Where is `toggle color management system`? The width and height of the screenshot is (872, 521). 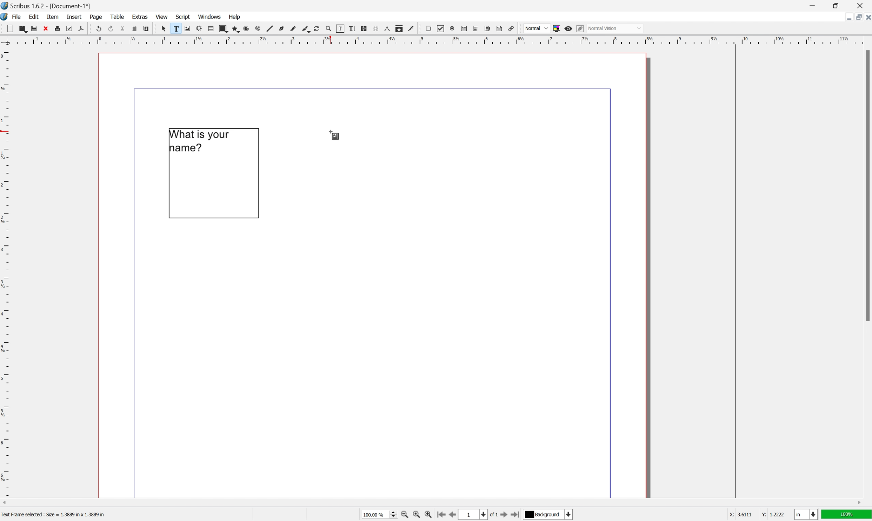
toggle color management system is located at coordinates (555, 28).